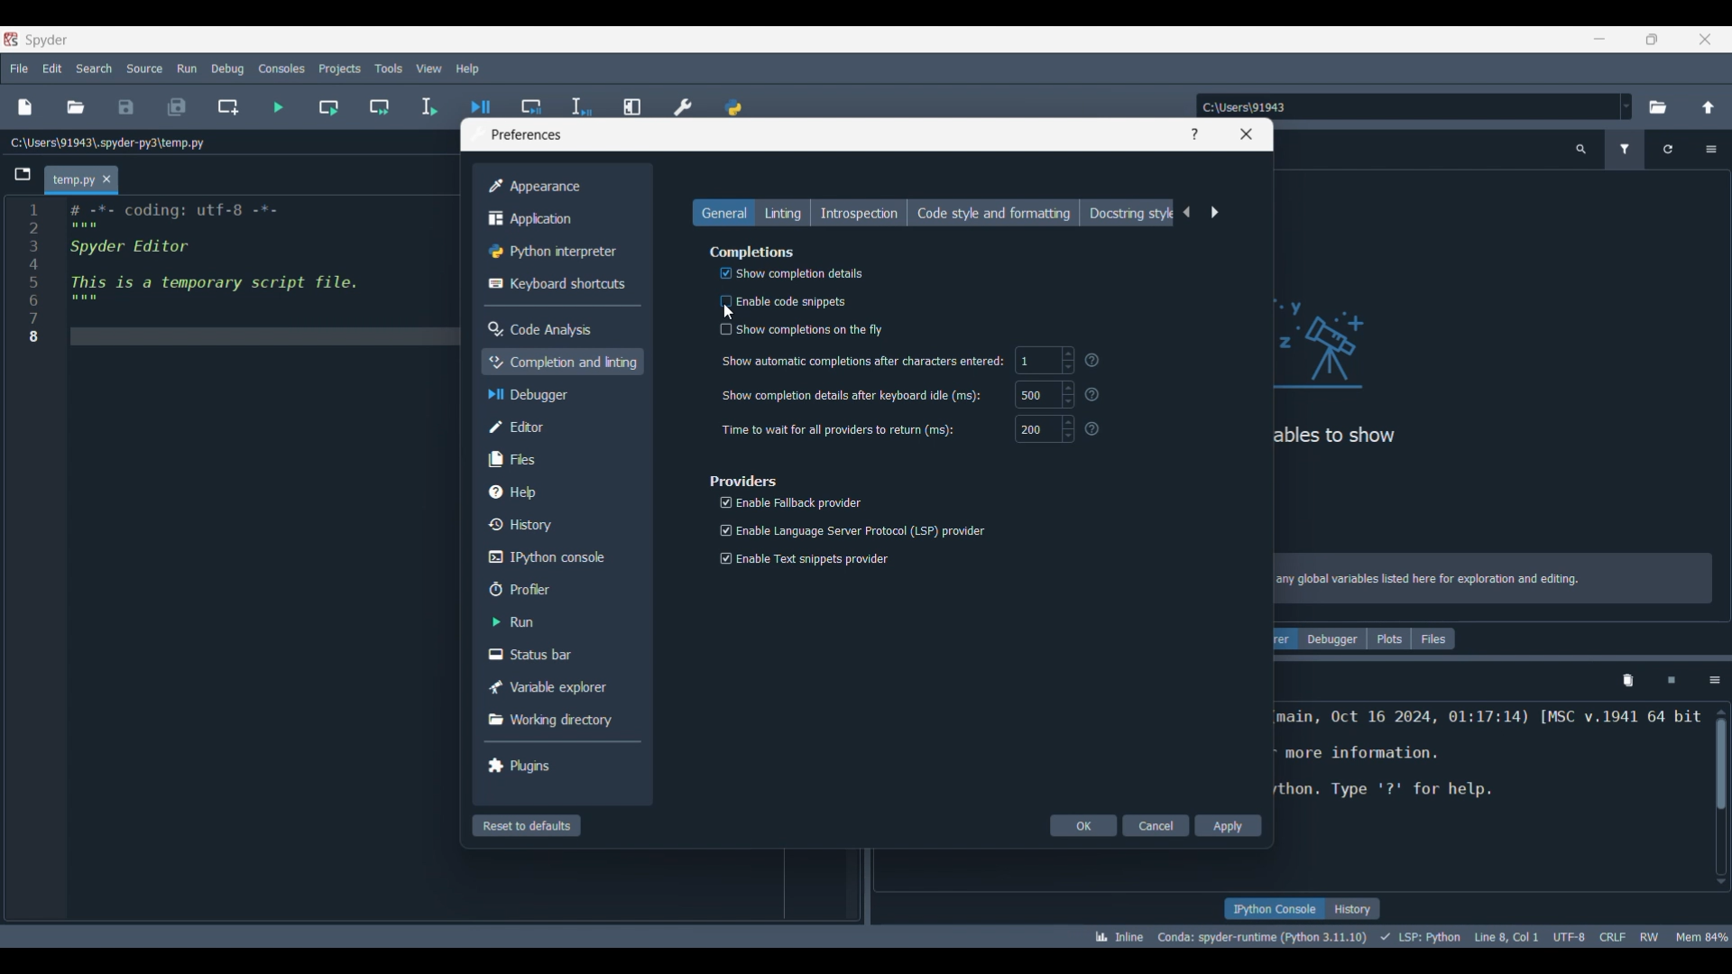 This screenshot has width=1732, height=974. What do you see at coordinates (467, 69) in the screenshot?
I see `Help menu` at bounding box center [467, 69].